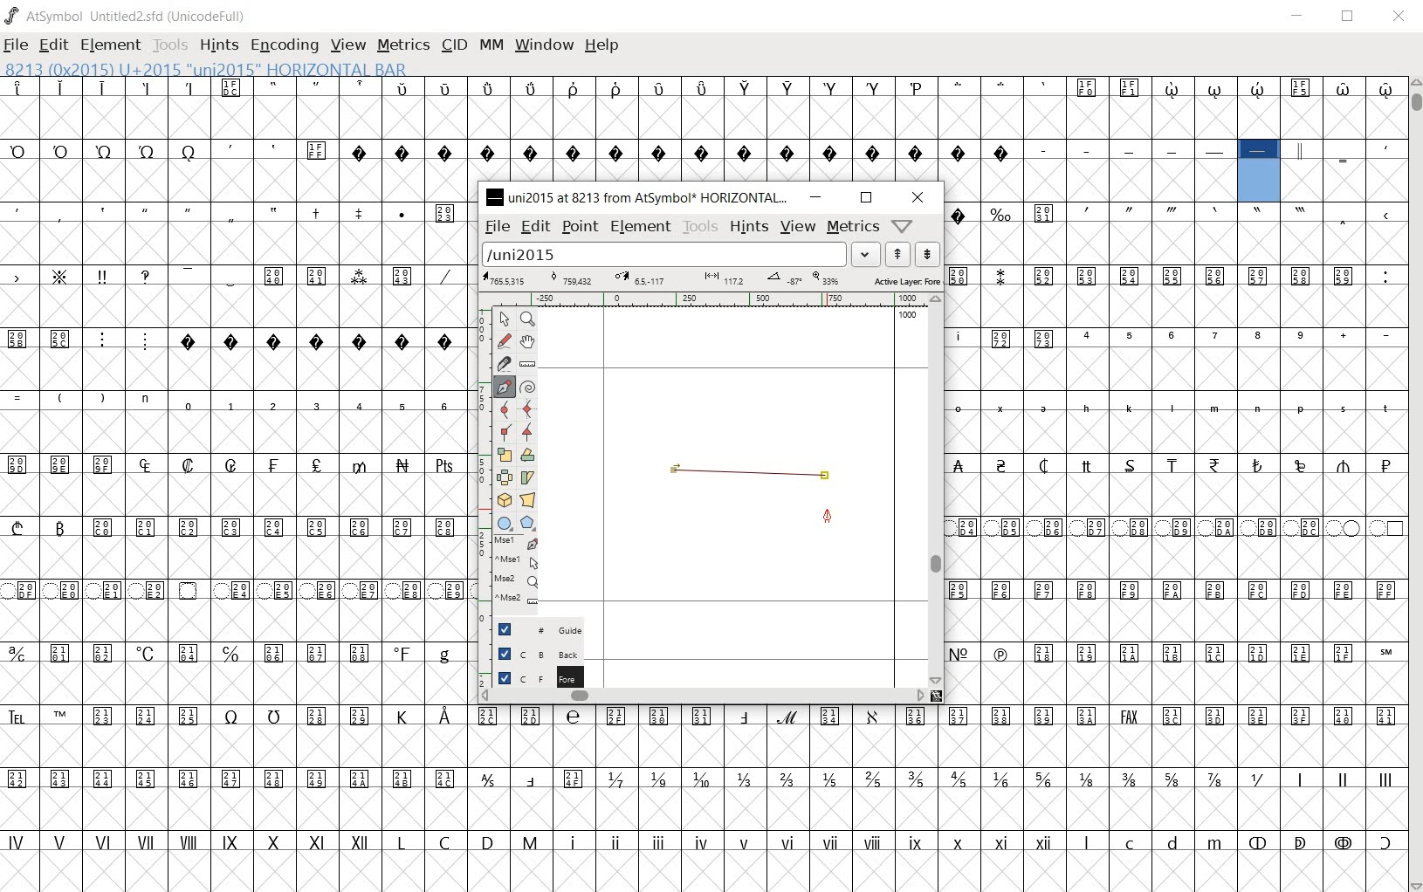  What do you see at coordinates (528, 364) in the screenshot?
I see `measure a distance, angle between points` at bounding box center [528, 364].